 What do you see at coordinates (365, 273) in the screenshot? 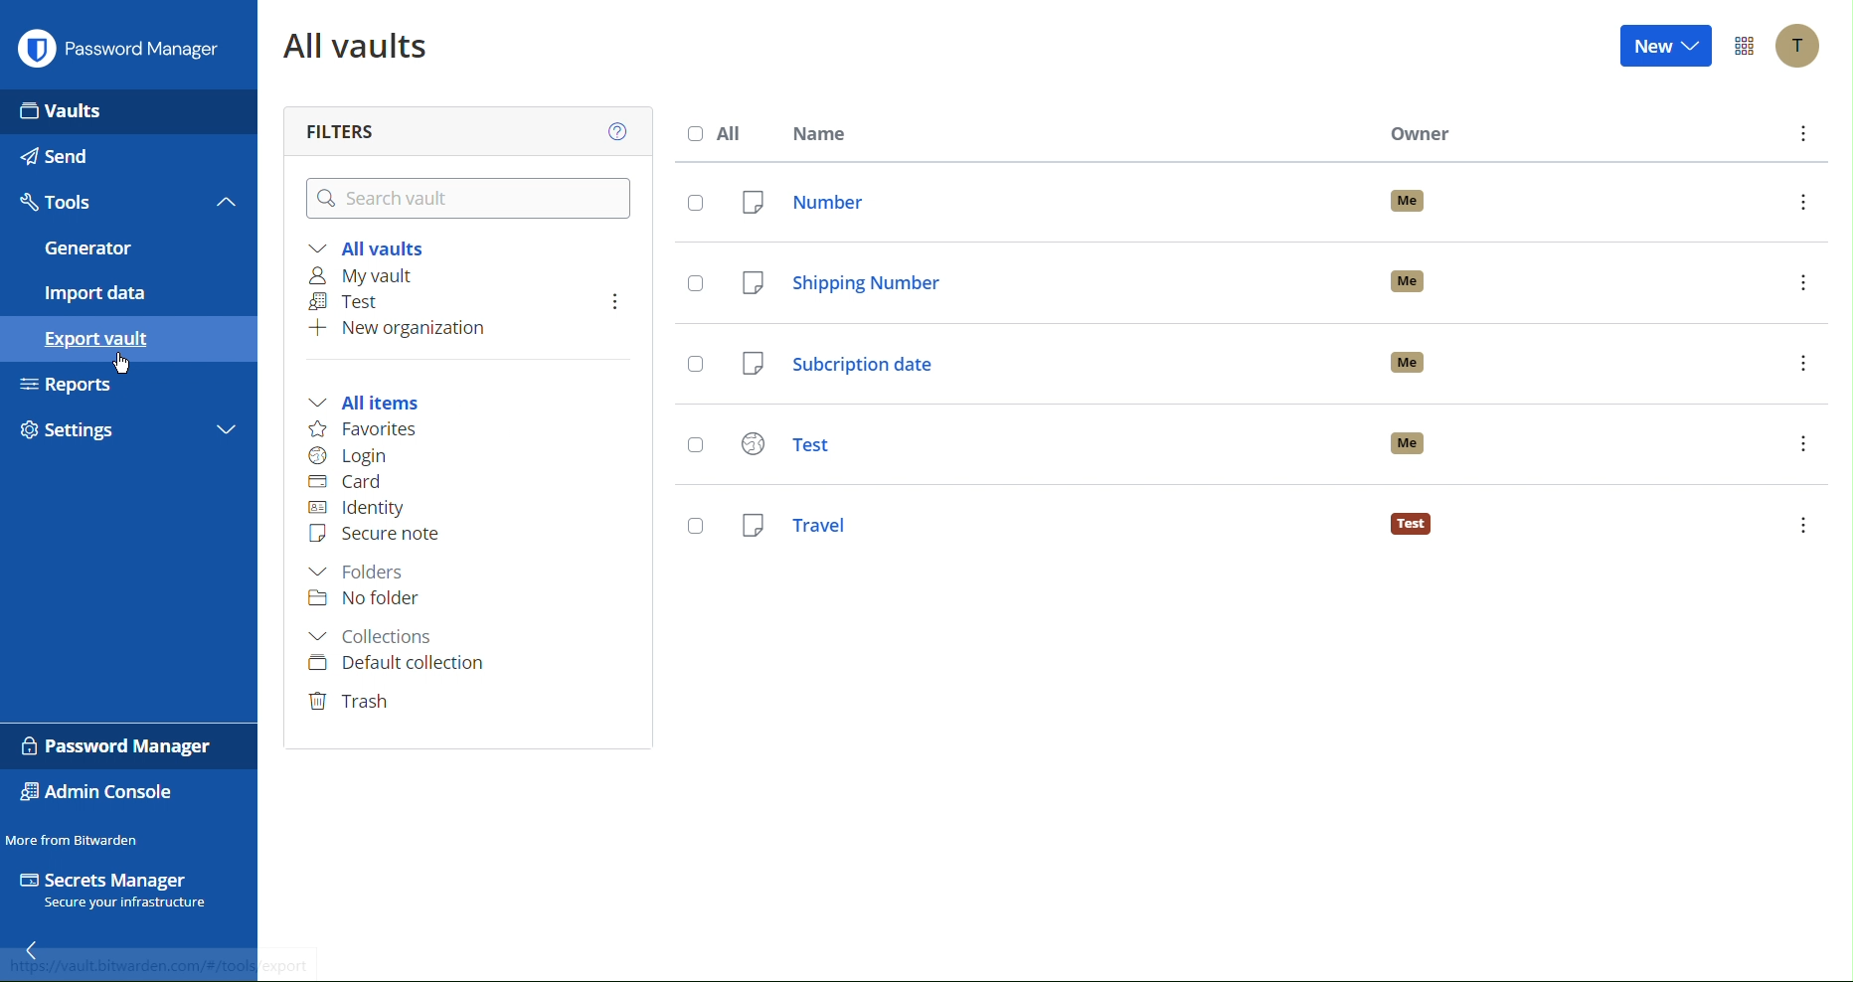
I see `My vault` at bounding box center [365, 273].